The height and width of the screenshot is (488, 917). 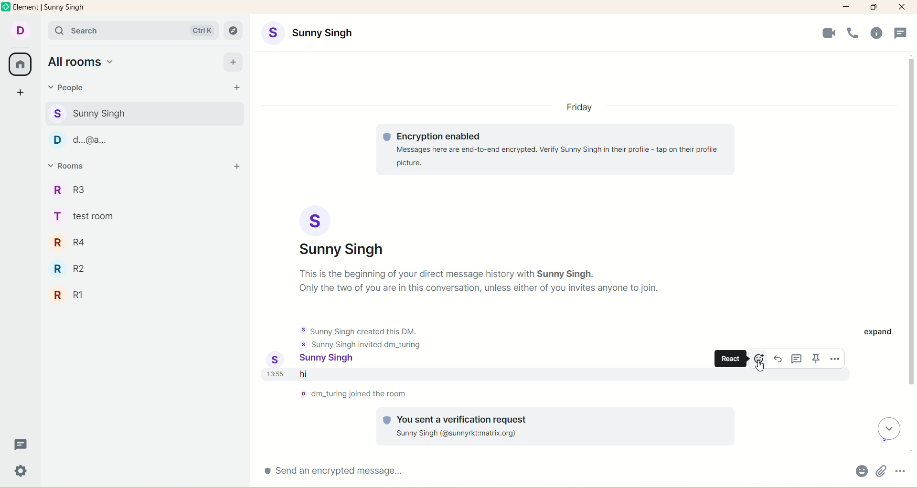 What do you see at coordinates (49, 7) in the screenshot?
I see `Element | Sunny Singh` at bounding box center [49, 7].